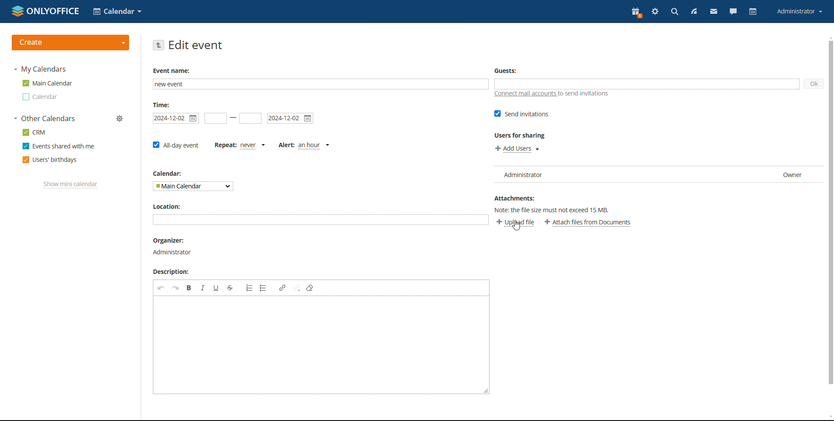 The width and height of the screenshot is (834, 421). Describe the element at coordinates (174, 71) in the screenshot. I see `event name:` at that location.